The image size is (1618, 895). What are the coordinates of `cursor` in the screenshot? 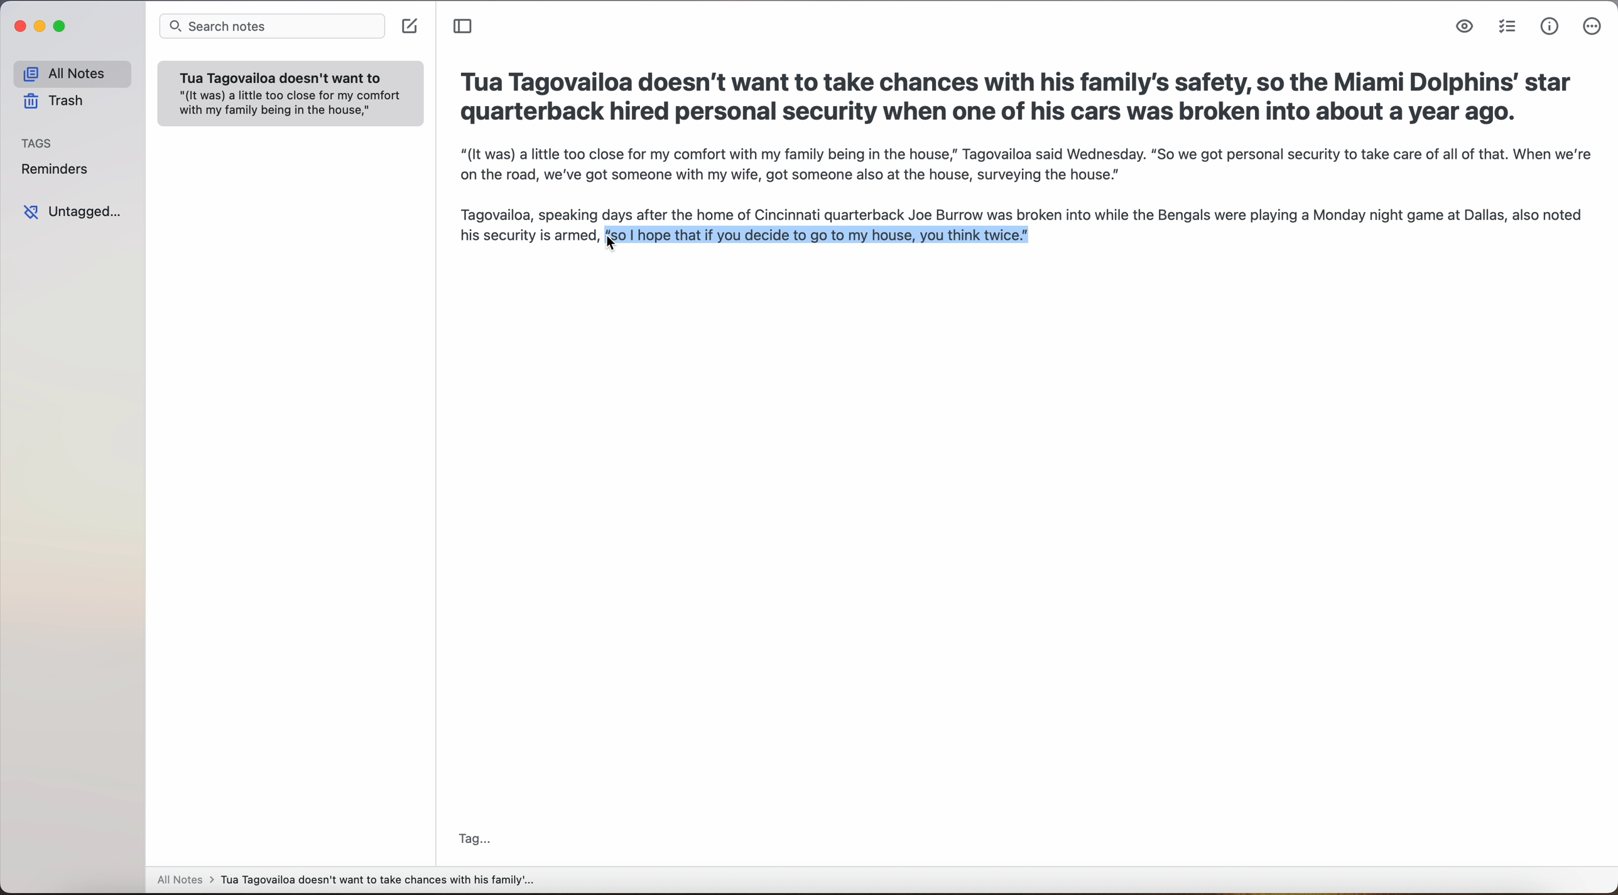 It's located at (608, 249).